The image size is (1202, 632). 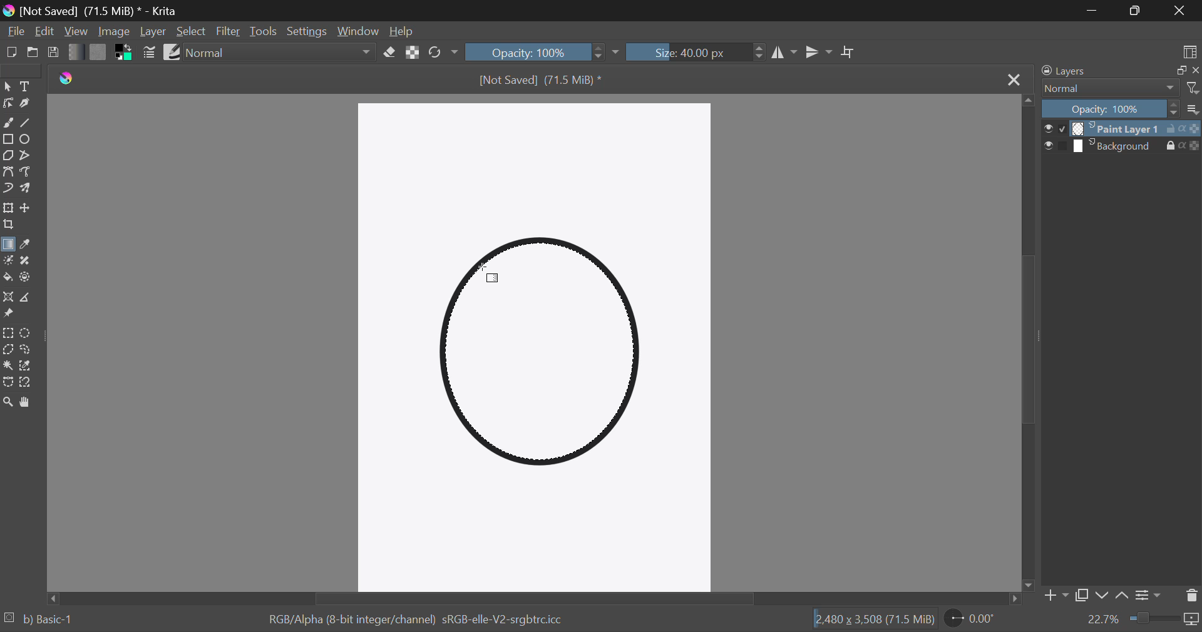 What do you see at coordinates (1026, 345) in the screenshot?
I see `Scroll Bar` at bounding box center [1026, 345].